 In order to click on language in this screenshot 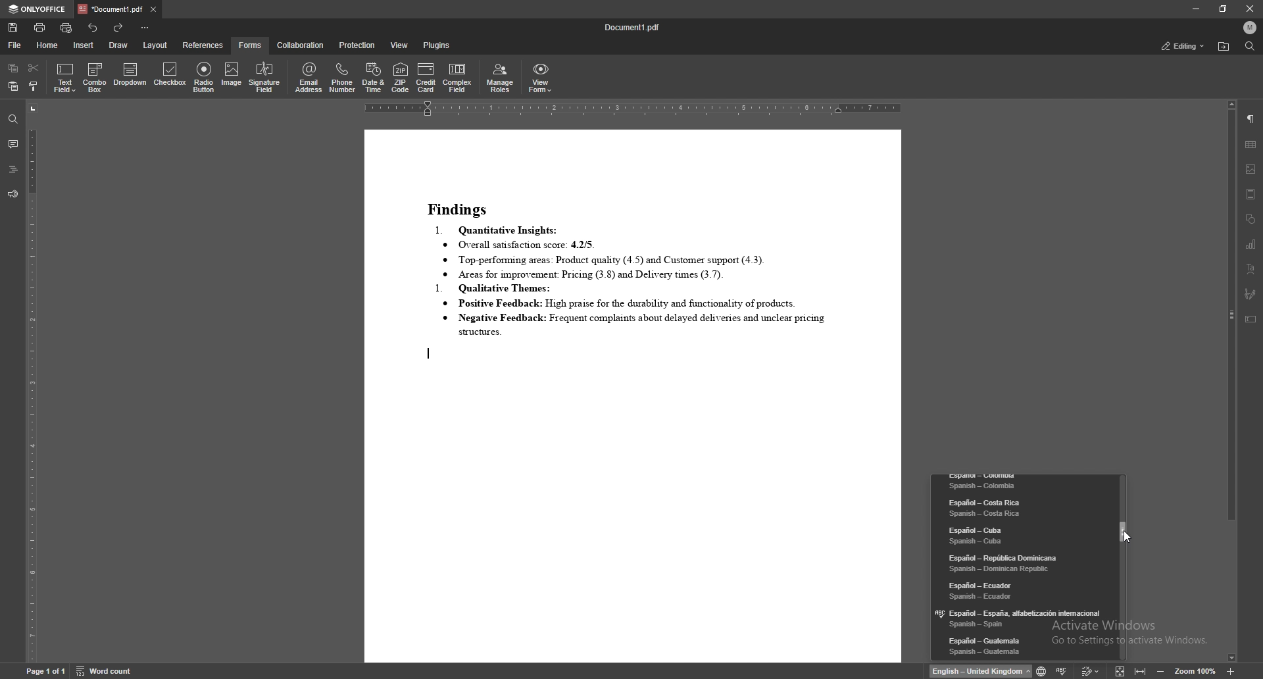, I will do `click(1022, 483)`.